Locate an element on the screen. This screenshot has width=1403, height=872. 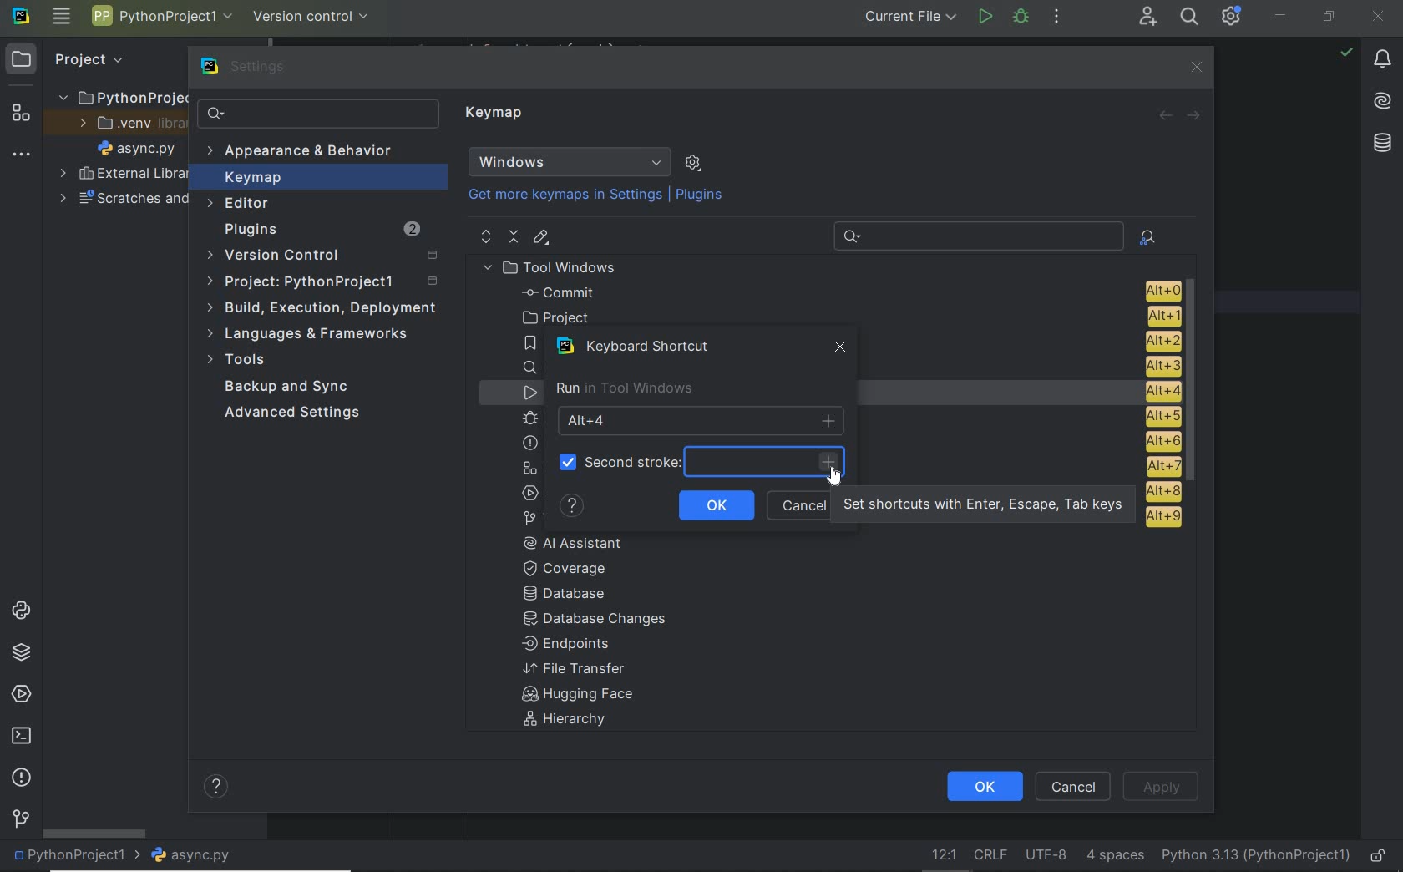
no problems is located at coordinates (1346, 52).